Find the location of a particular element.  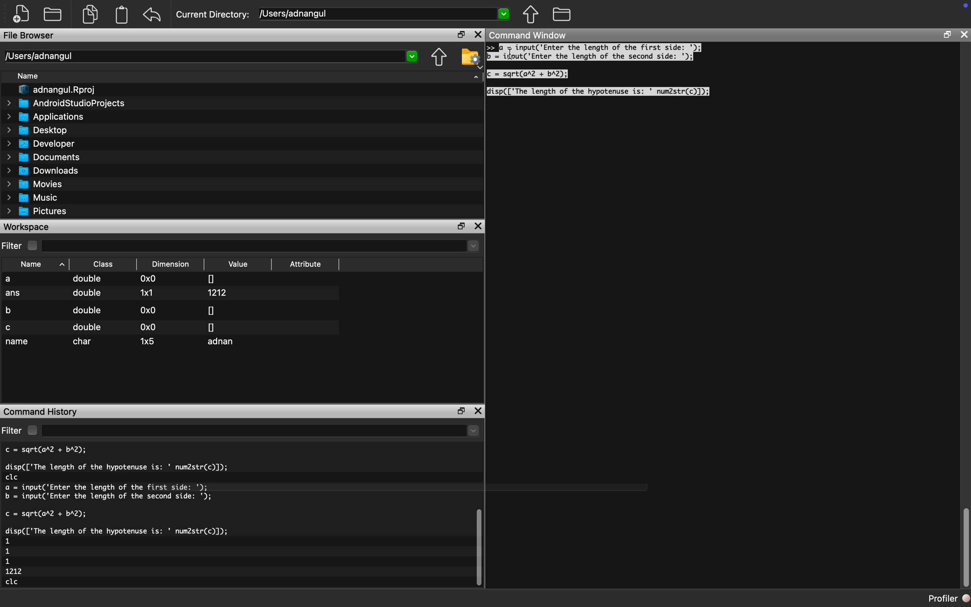

 Movies is located at coordinates (36, 184).